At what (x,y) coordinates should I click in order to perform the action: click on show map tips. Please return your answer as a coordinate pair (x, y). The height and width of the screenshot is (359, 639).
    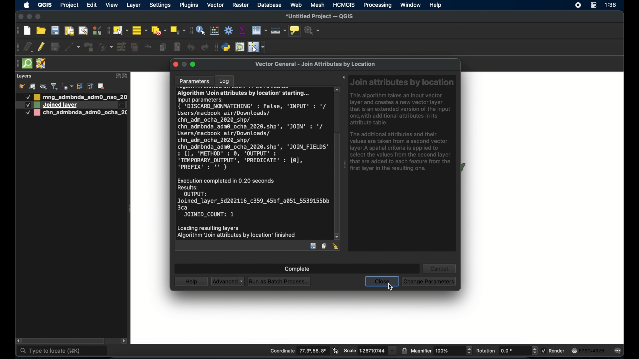
    Looking at the image, I should click on (295, 30).